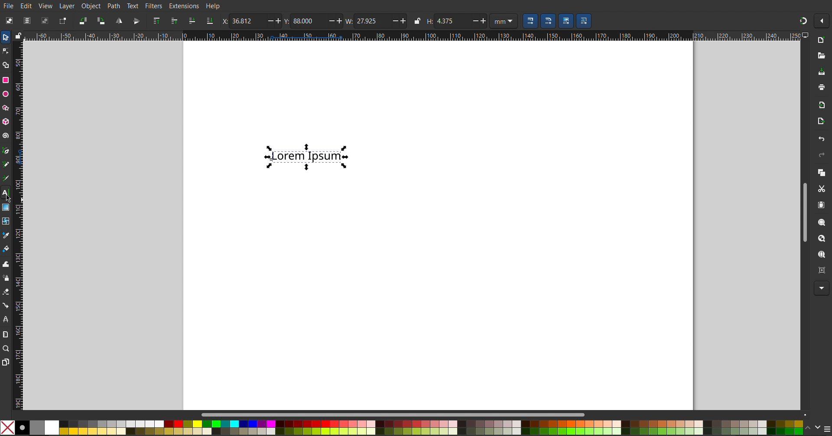 This screenshot has width=832, height=436. What do you see at coordinates (819, 222) in the screenshot?
I see `Zoom Selection` at bounding box center [819, 222].